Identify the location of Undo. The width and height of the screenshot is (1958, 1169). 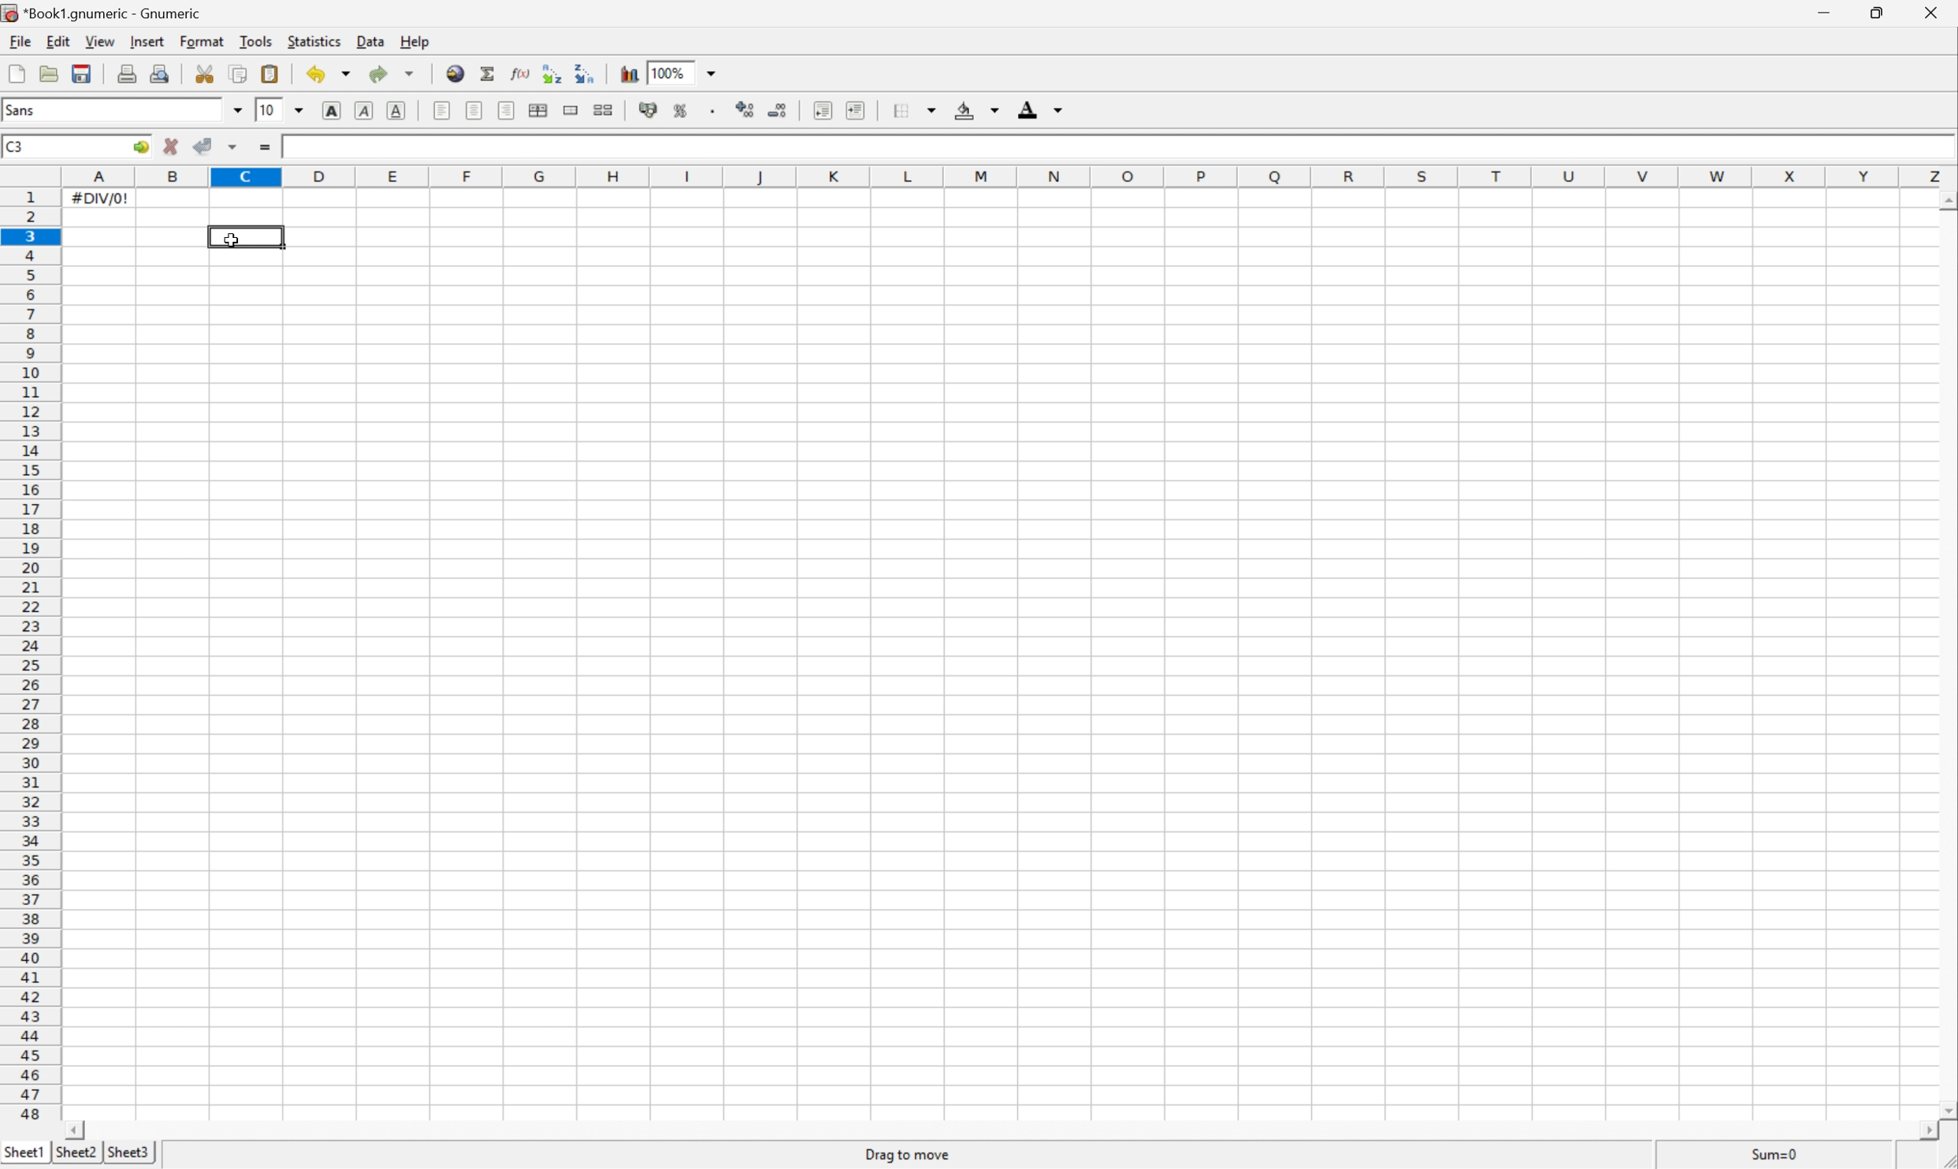
(314, 76).